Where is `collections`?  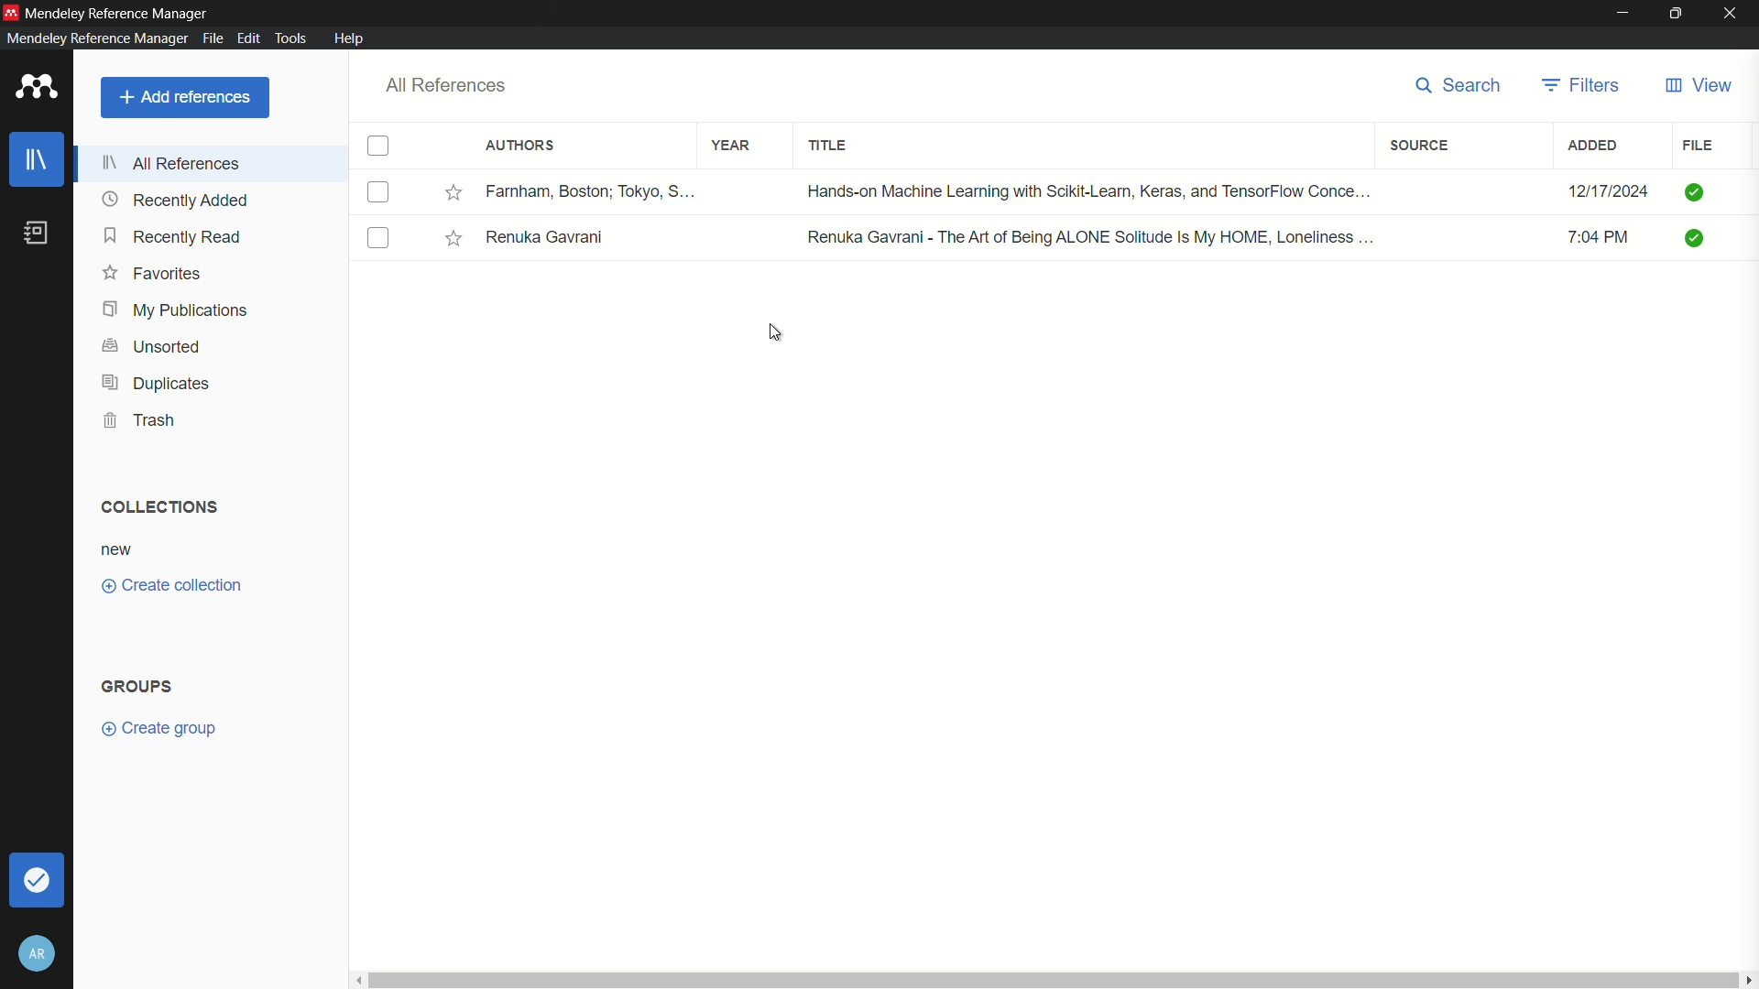 collections is located at coordinates (159, 507).